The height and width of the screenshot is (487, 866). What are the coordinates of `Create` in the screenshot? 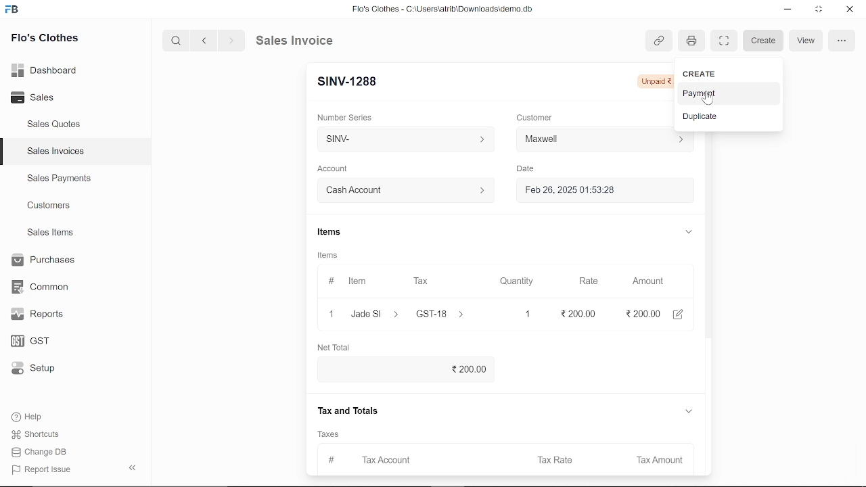 It's located at (764, 41).